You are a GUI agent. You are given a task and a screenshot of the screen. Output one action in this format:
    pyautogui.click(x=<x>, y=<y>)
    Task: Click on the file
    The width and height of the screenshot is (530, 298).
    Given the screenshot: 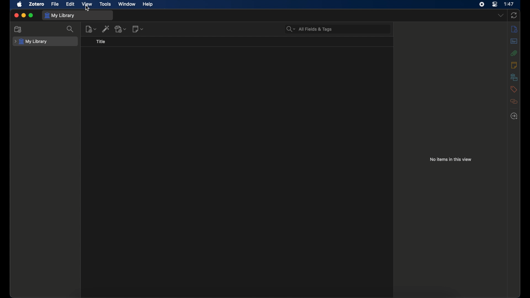 What is the action you would take?
    pyautogui.click(x=55, y=4)
    